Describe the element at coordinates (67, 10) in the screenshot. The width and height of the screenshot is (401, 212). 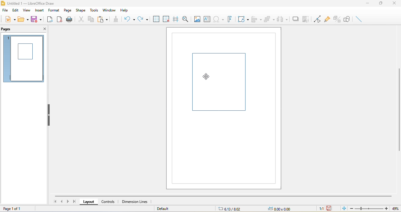
I see `page` at that location.